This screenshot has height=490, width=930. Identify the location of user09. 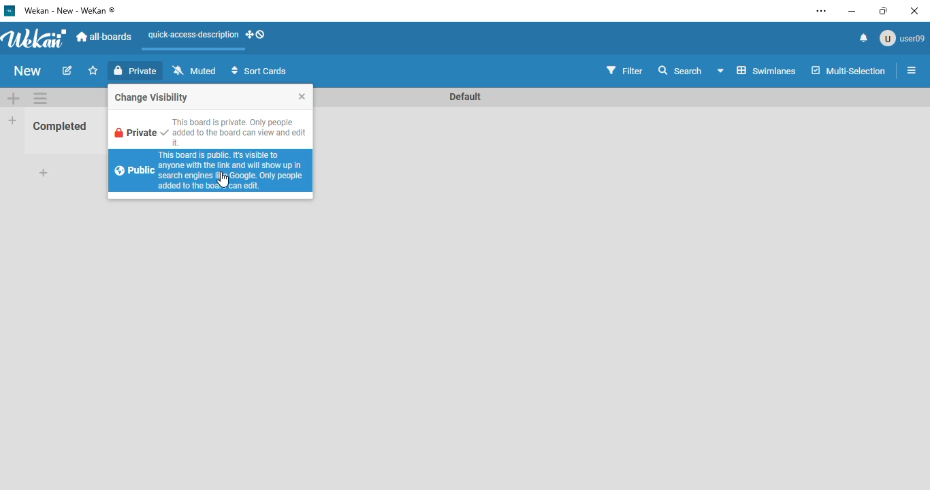
(901, 39).